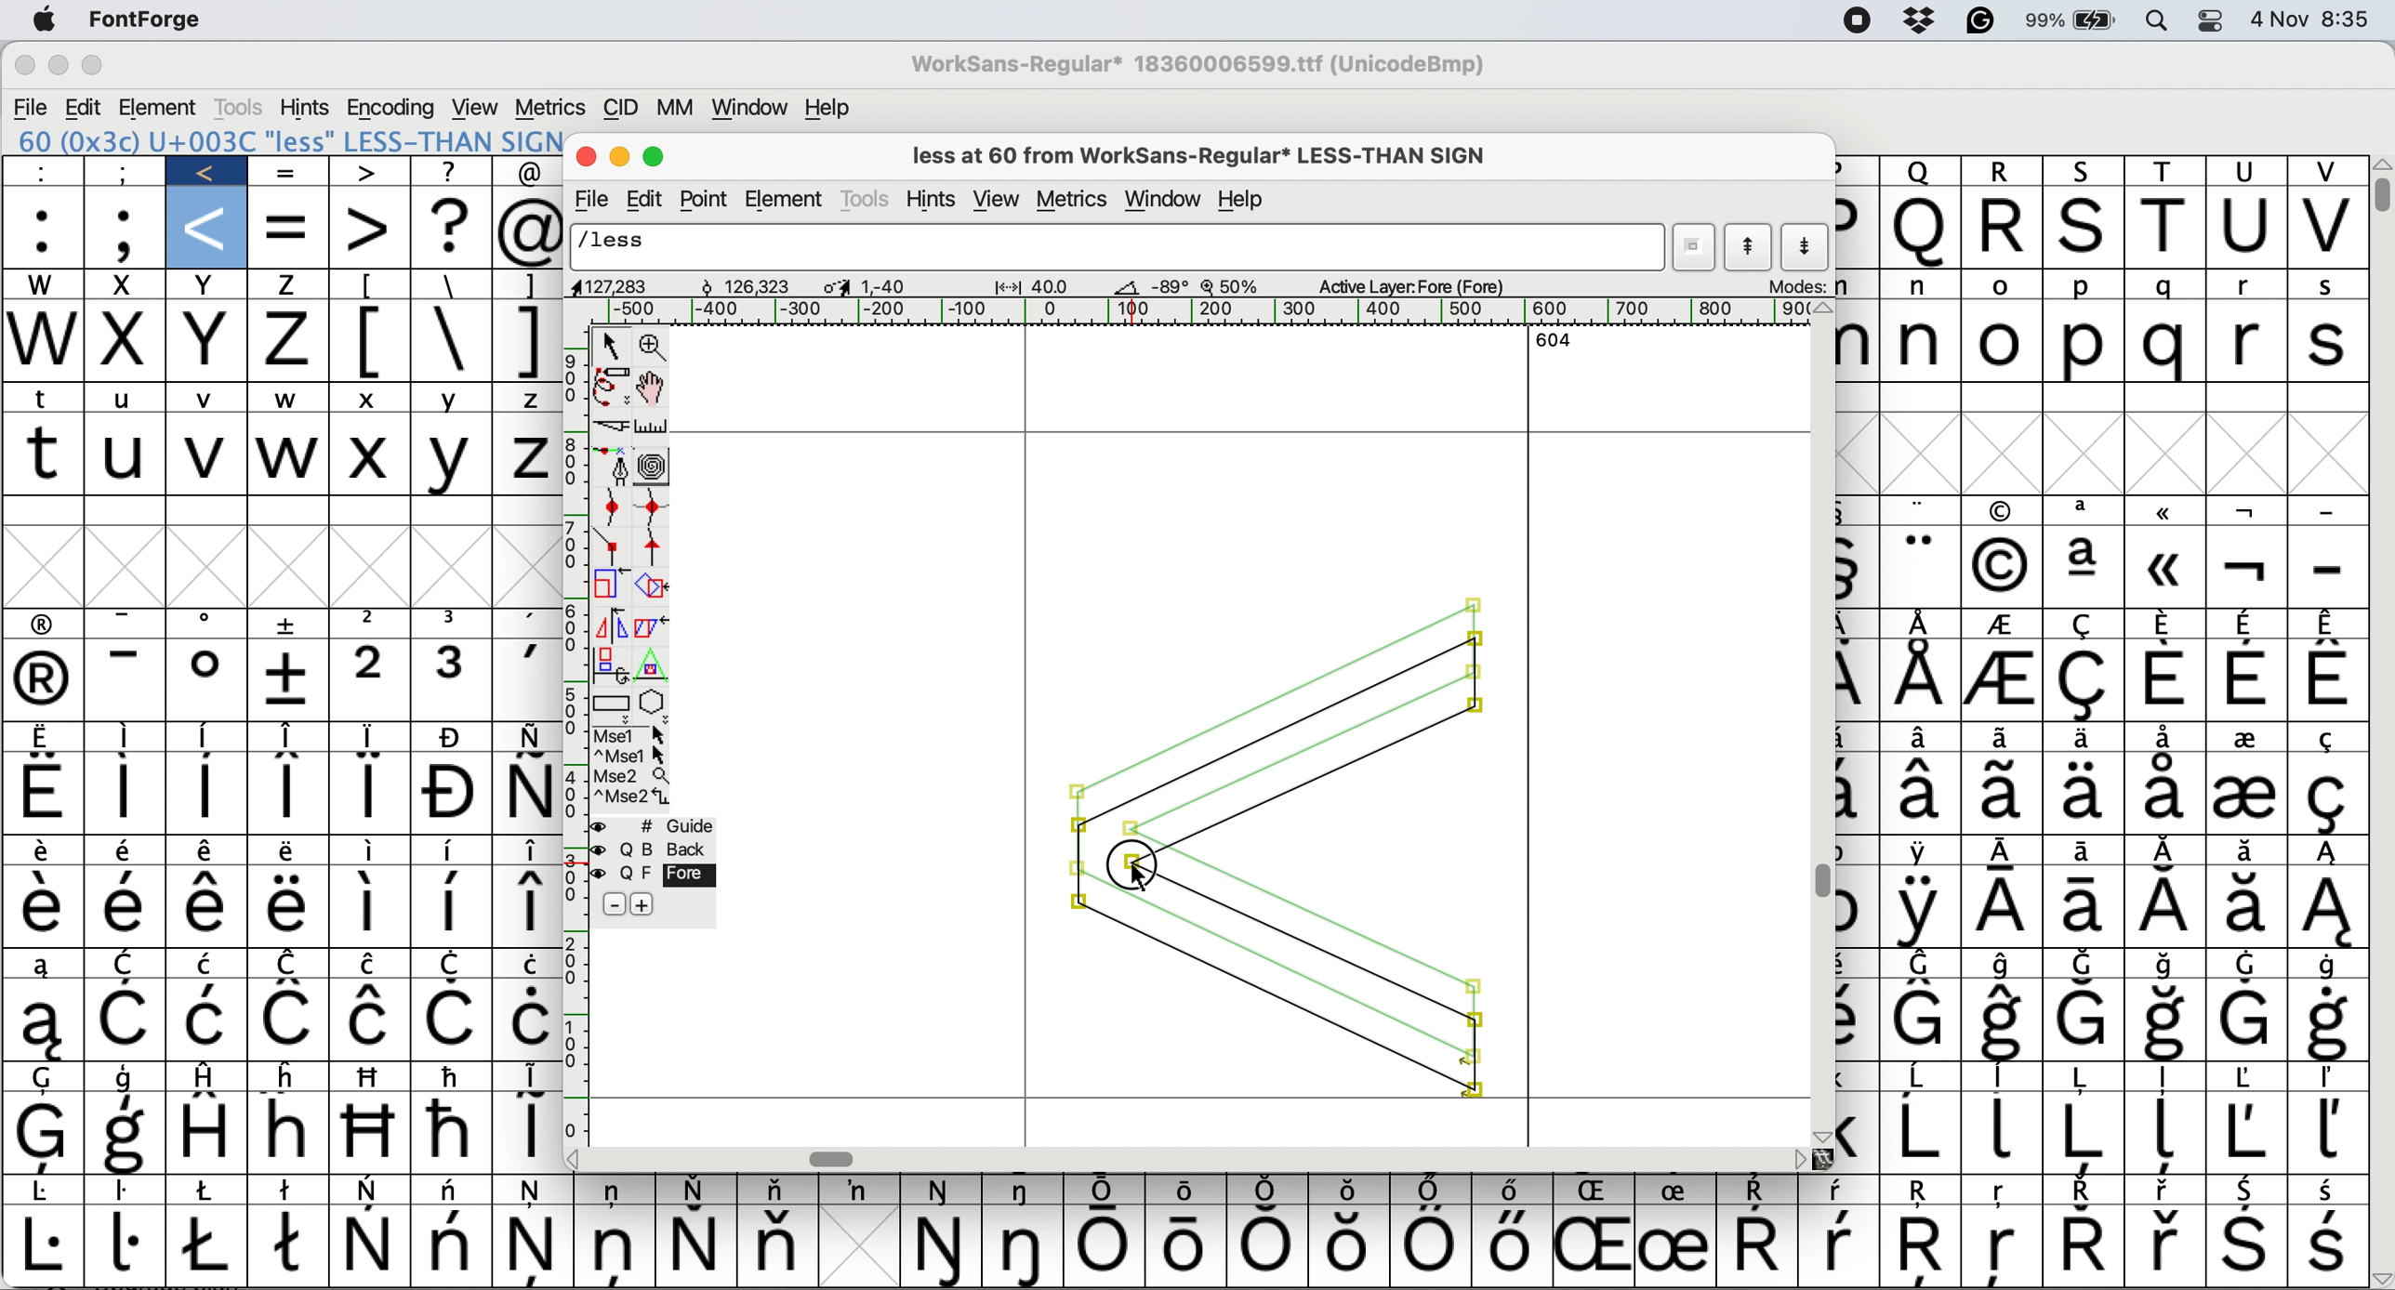  Describe the element at coordinates (209, 228) in the screenshot. I see `<` at that location.